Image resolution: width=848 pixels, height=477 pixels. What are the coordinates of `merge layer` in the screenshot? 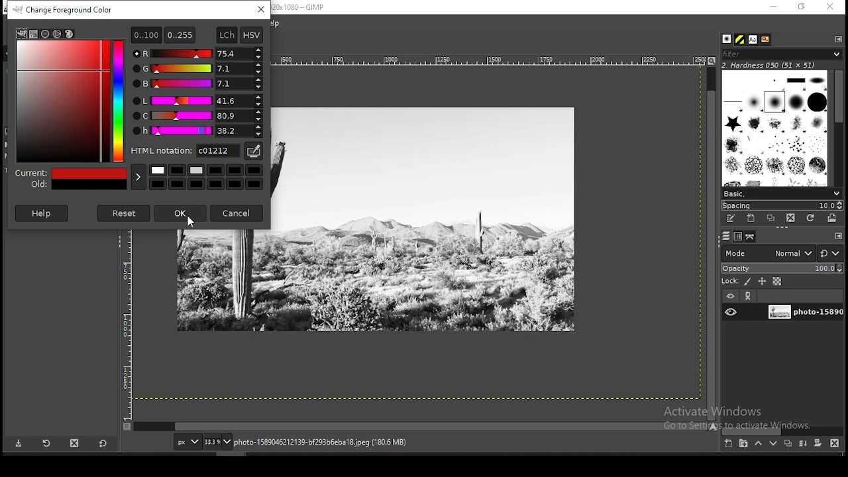 It's located at (804, 443).